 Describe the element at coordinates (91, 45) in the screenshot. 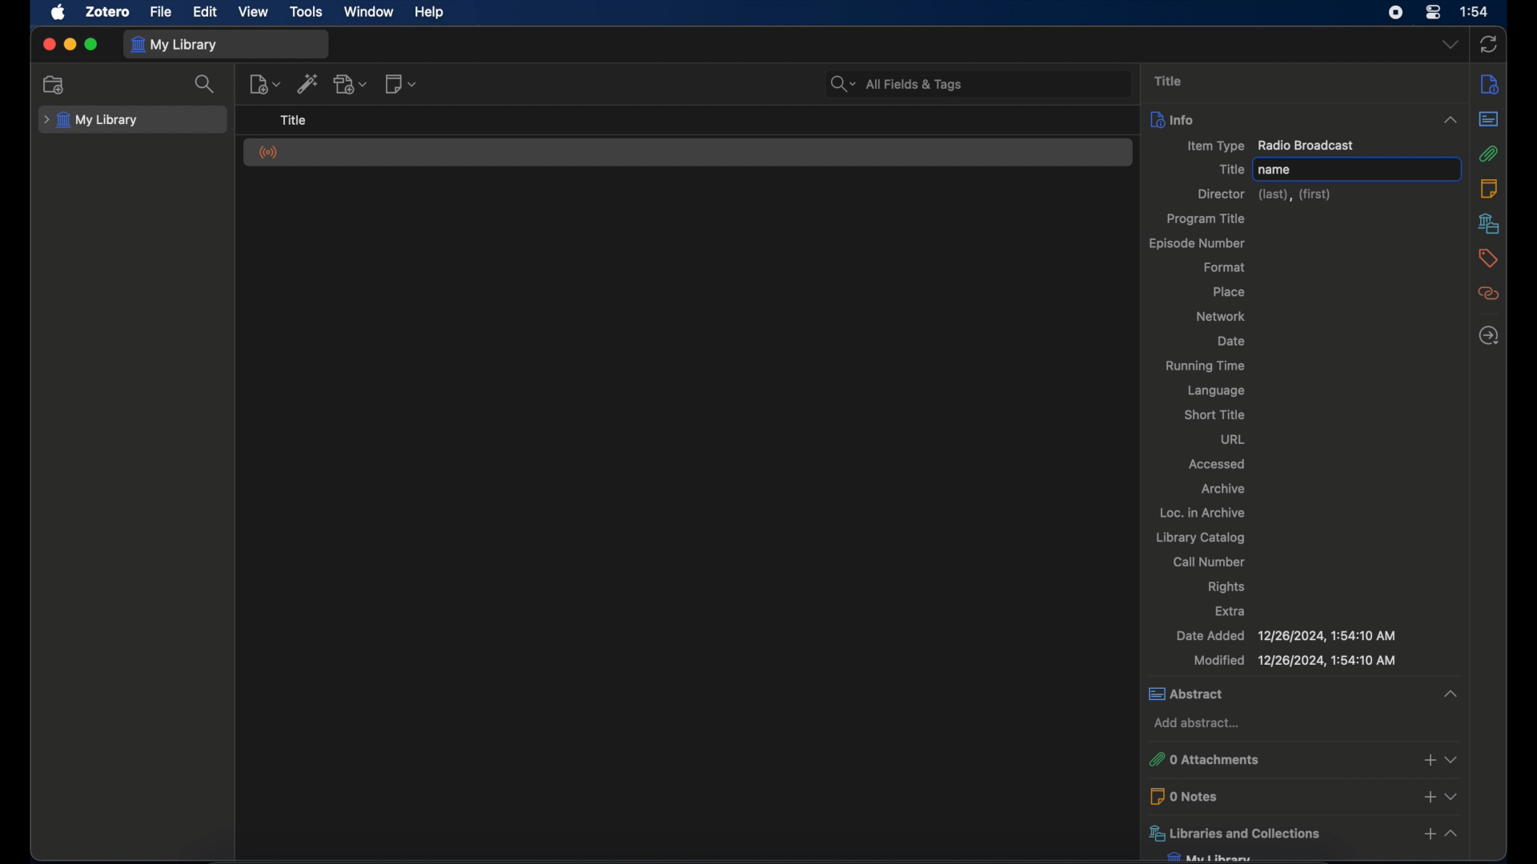

I see `maximize` at that location.